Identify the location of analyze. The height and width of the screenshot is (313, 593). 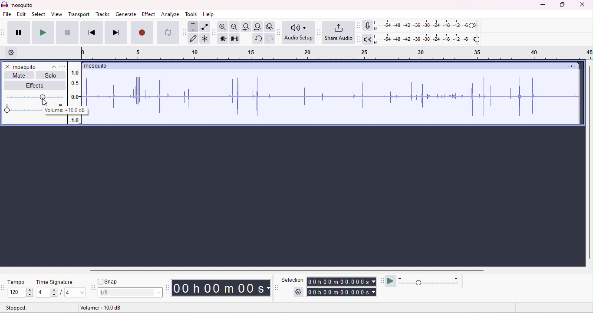
(170, 14).